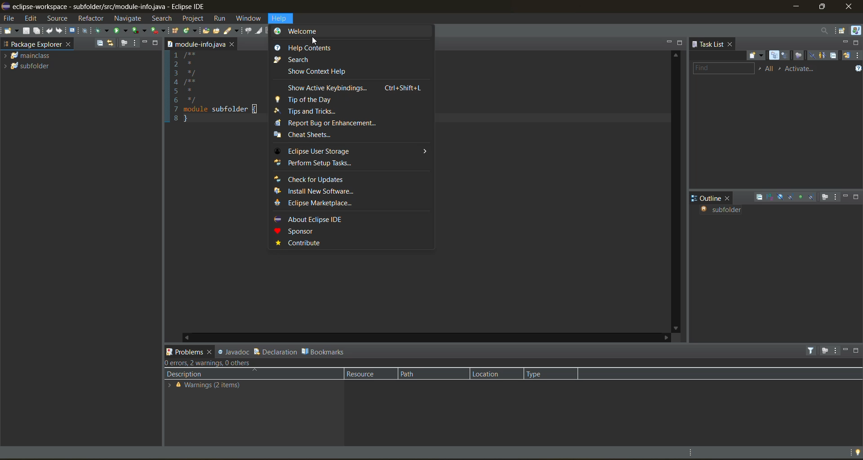  I want to click on search, so click(232, 30).